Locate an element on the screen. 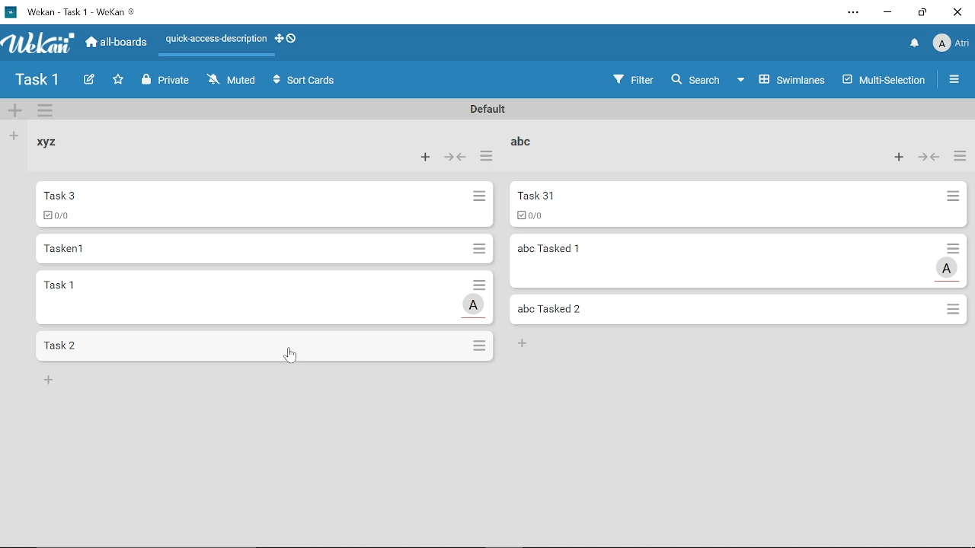 This screenshot has height=548, width=975. Options is located at coordinates (954, 311).